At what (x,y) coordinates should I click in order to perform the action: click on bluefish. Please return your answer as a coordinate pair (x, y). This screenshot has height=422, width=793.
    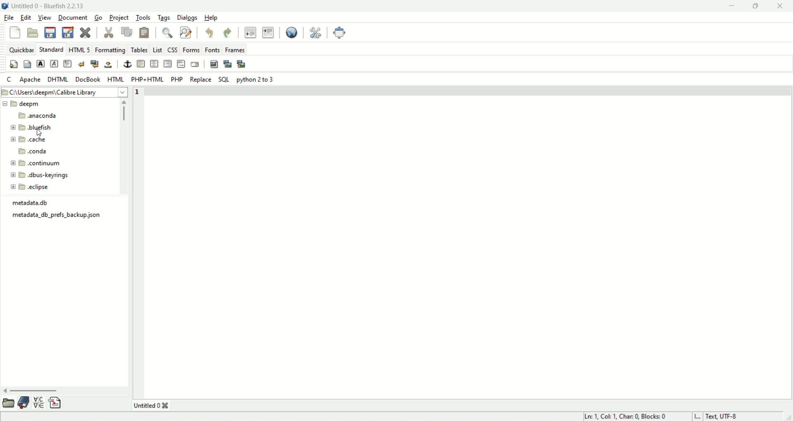
    Looking at the image, I should click on (34, 127).